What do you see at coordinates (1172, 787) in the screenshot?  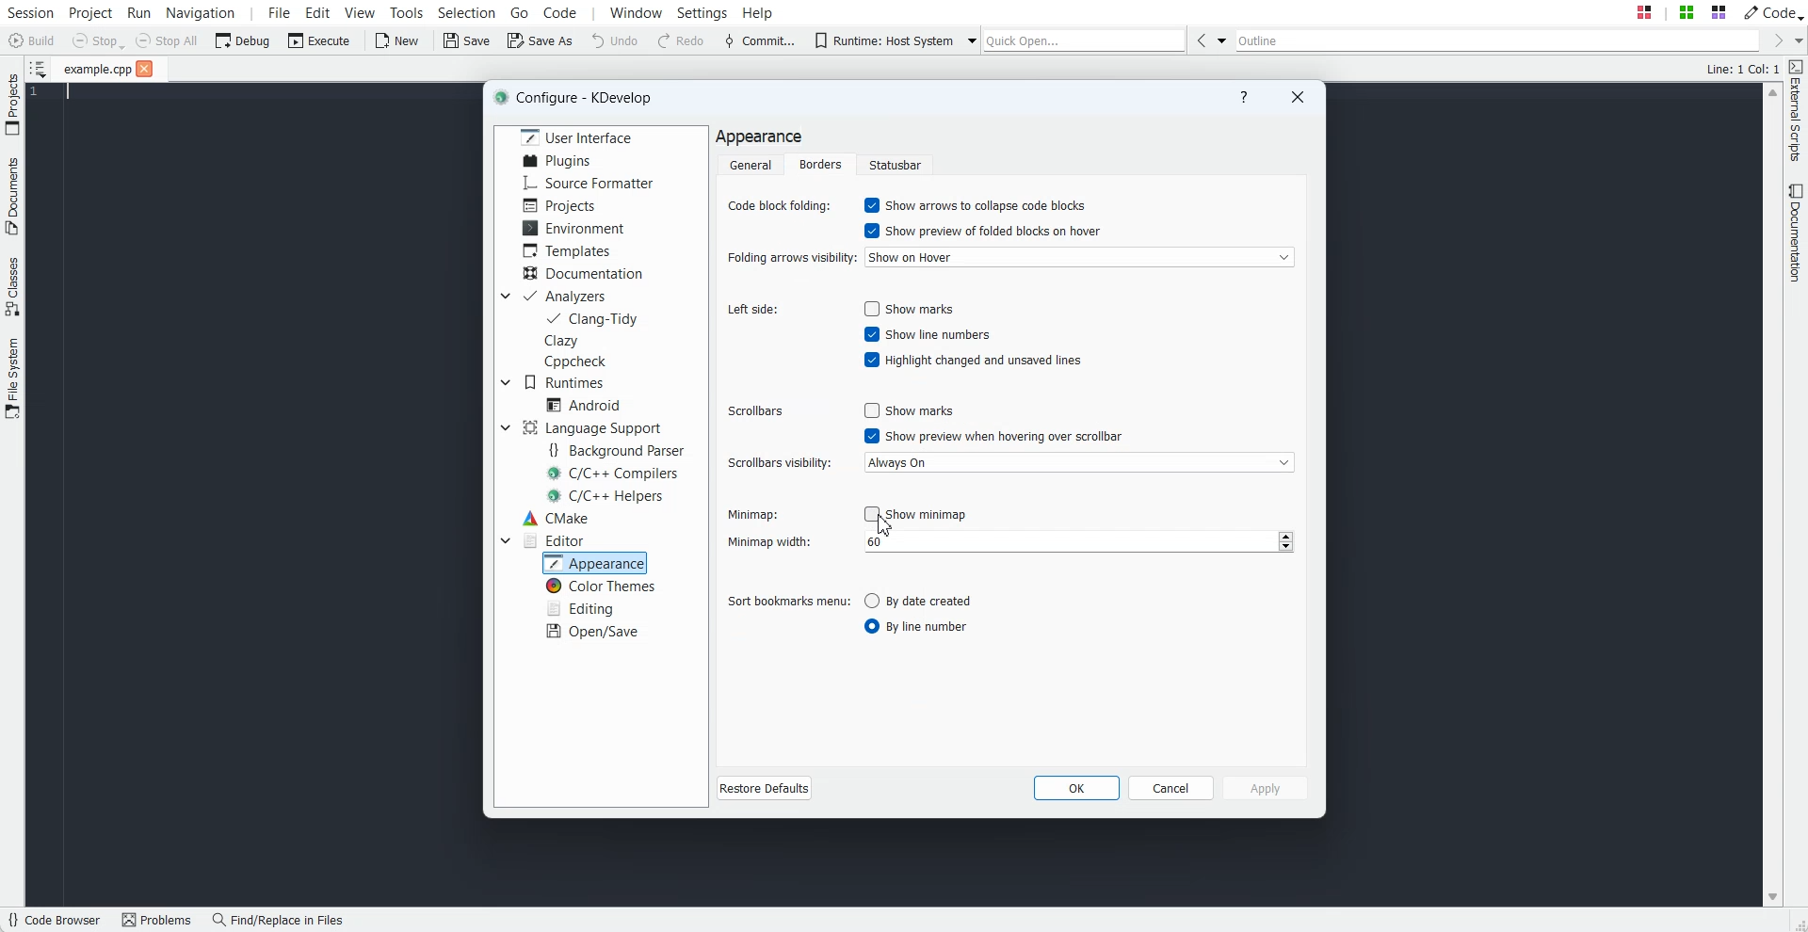 I see `Cancel` at bounding box center [1172, 787].